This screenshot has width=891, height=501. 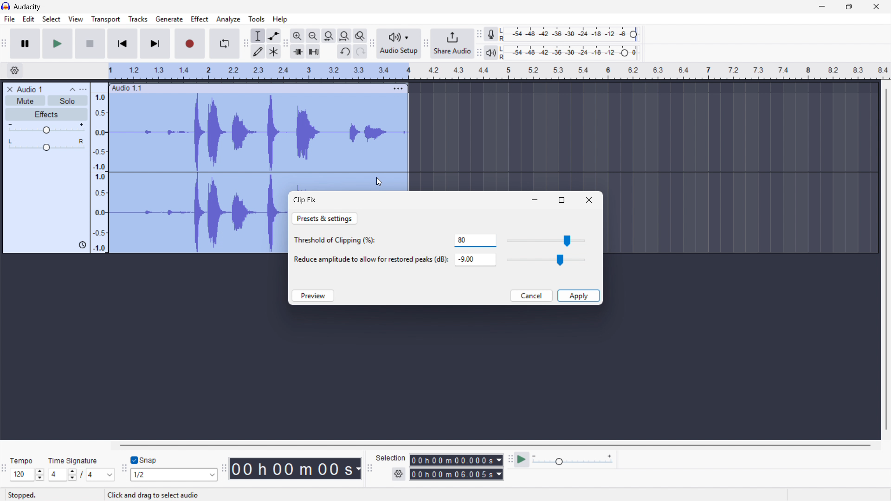 What do you see at coordinates (325, 218) in the screenshot?
I see `presets and settings ` at bounding box center [325, 218].